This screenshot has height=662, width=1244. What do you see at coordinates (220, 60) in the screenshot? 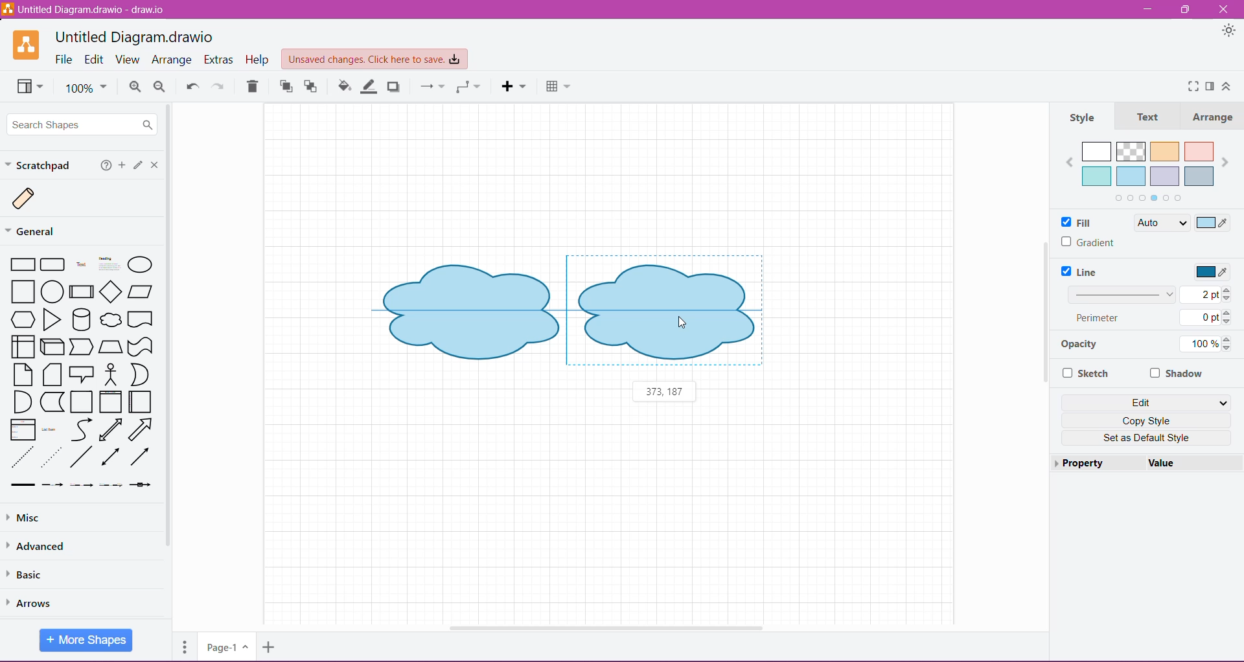
I see `Extras` at bounding box center [220, 60].